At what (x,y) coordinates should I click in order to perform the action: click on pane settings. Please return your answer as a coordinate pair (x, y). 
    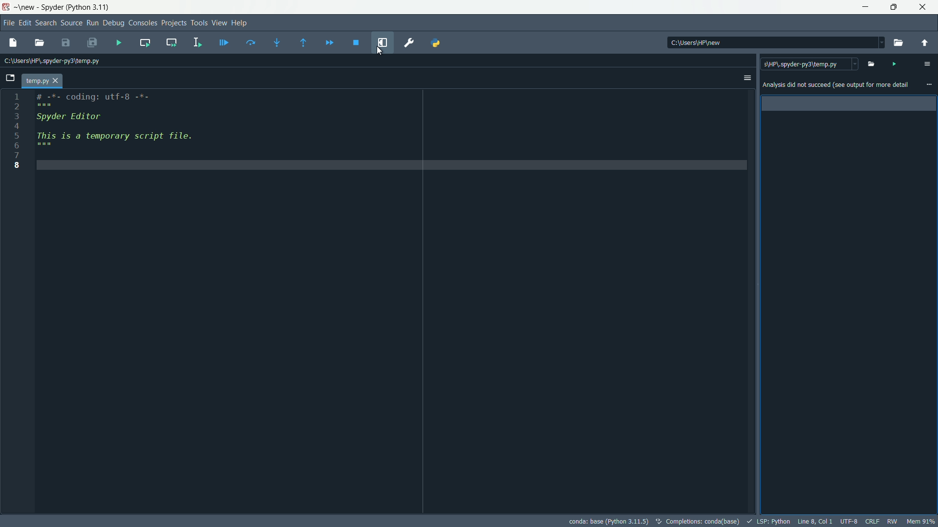
    Looking at the image, I should click on (927, 63).